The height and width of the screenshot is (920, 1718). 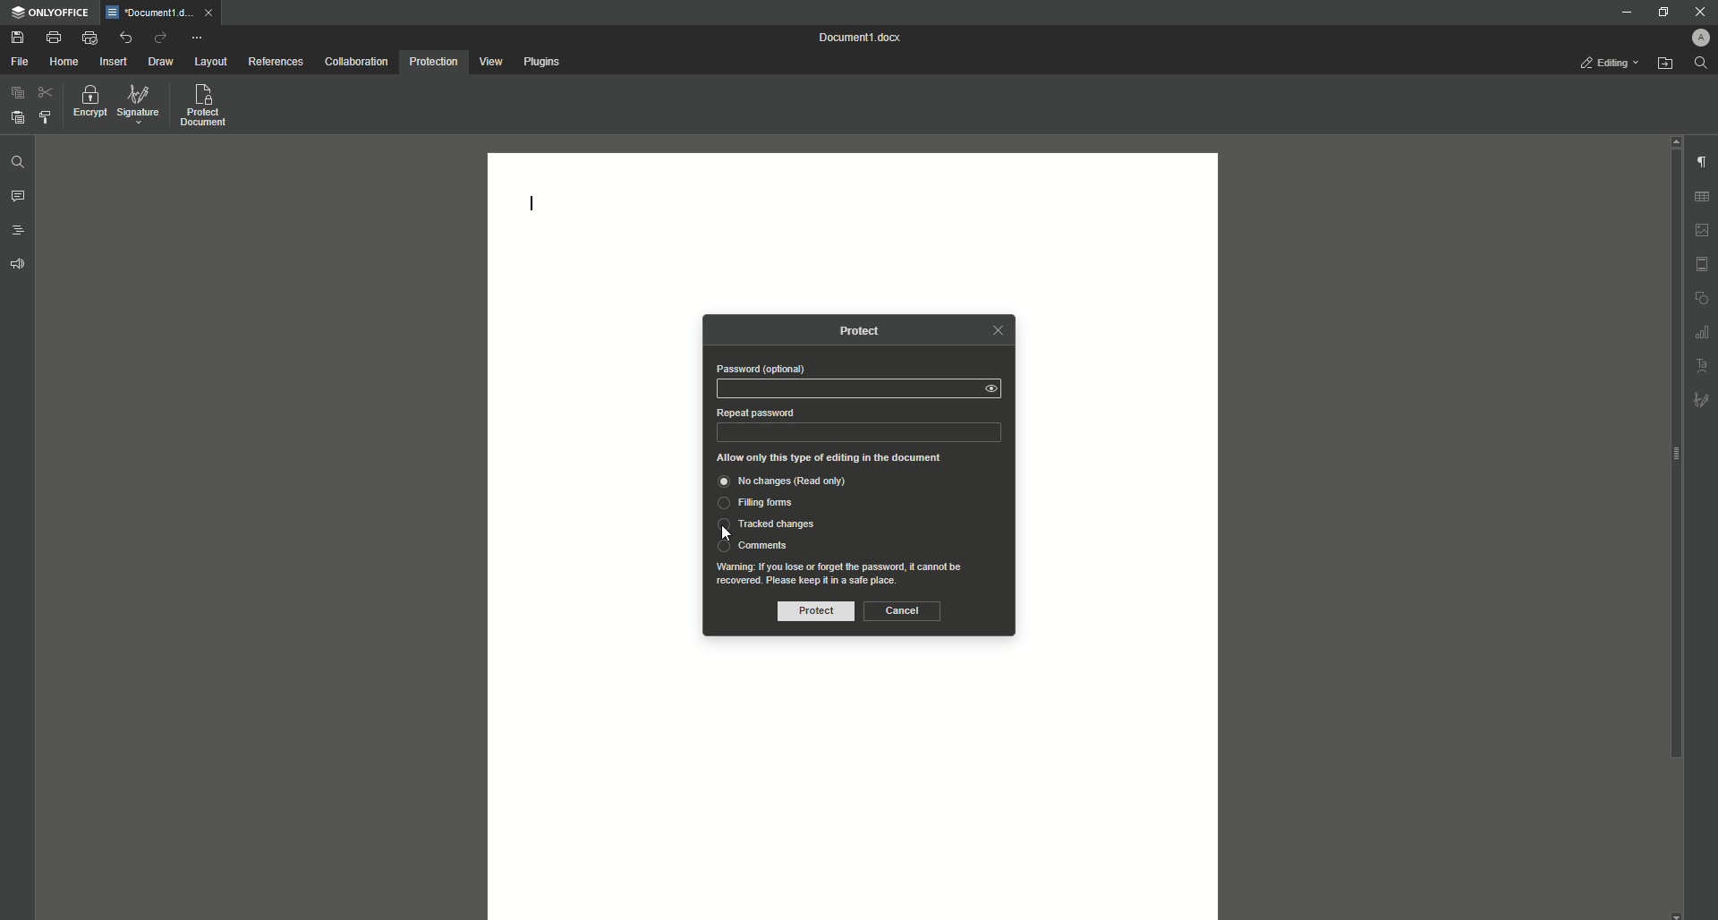 What do you see at coordinates (19, 228) in the screenshot?
I see `Headings` at bounding box center [19, 228].